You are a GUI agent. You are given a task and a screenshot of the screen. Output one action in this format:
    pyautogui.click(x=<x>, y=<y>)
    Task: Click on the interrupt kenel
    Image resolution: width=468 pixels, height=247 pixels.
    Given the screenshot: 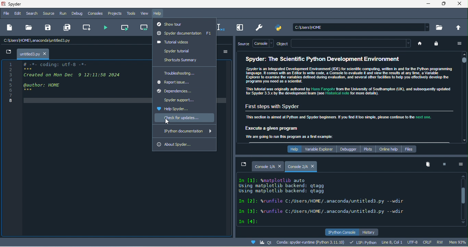 What is the action you would take?
    pyautogui.click(x=444, y=164)
    